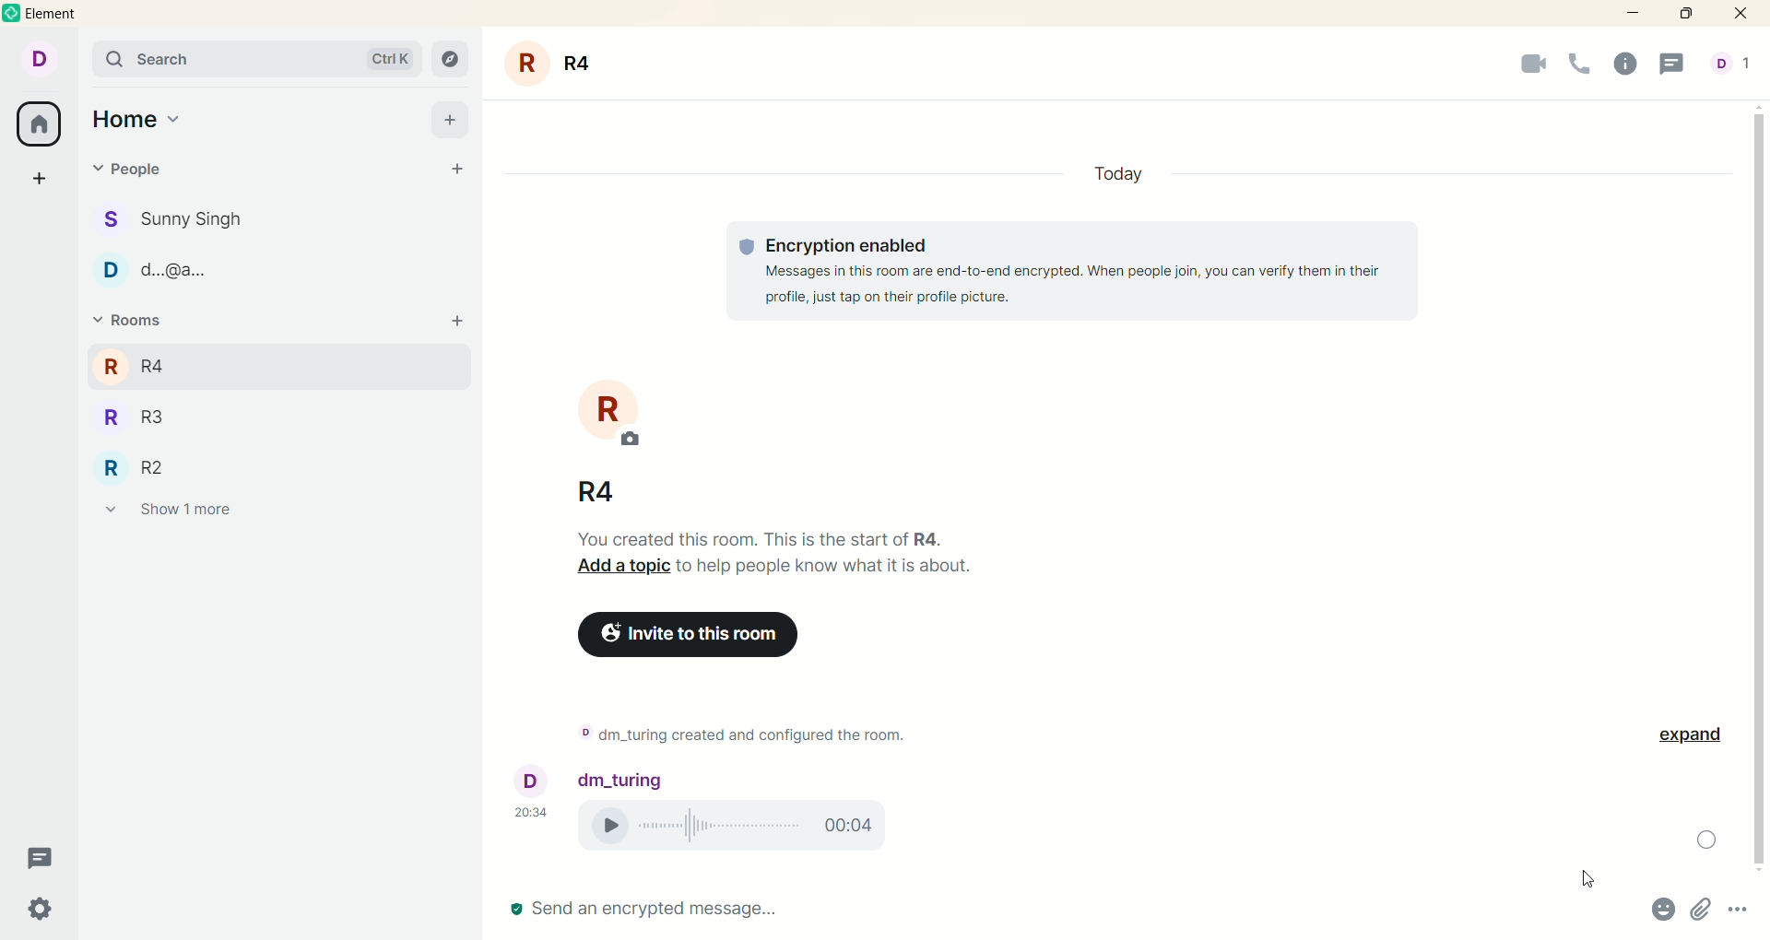 The height and width of the screenshot is (940, 1770). I want to click on R2, so click(156, 466).